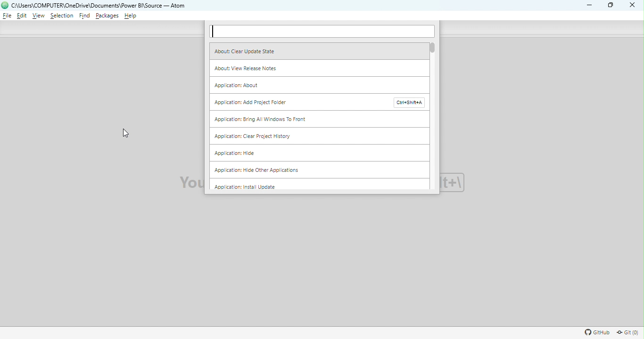  I want to click on Search bar, so click(326, 31).